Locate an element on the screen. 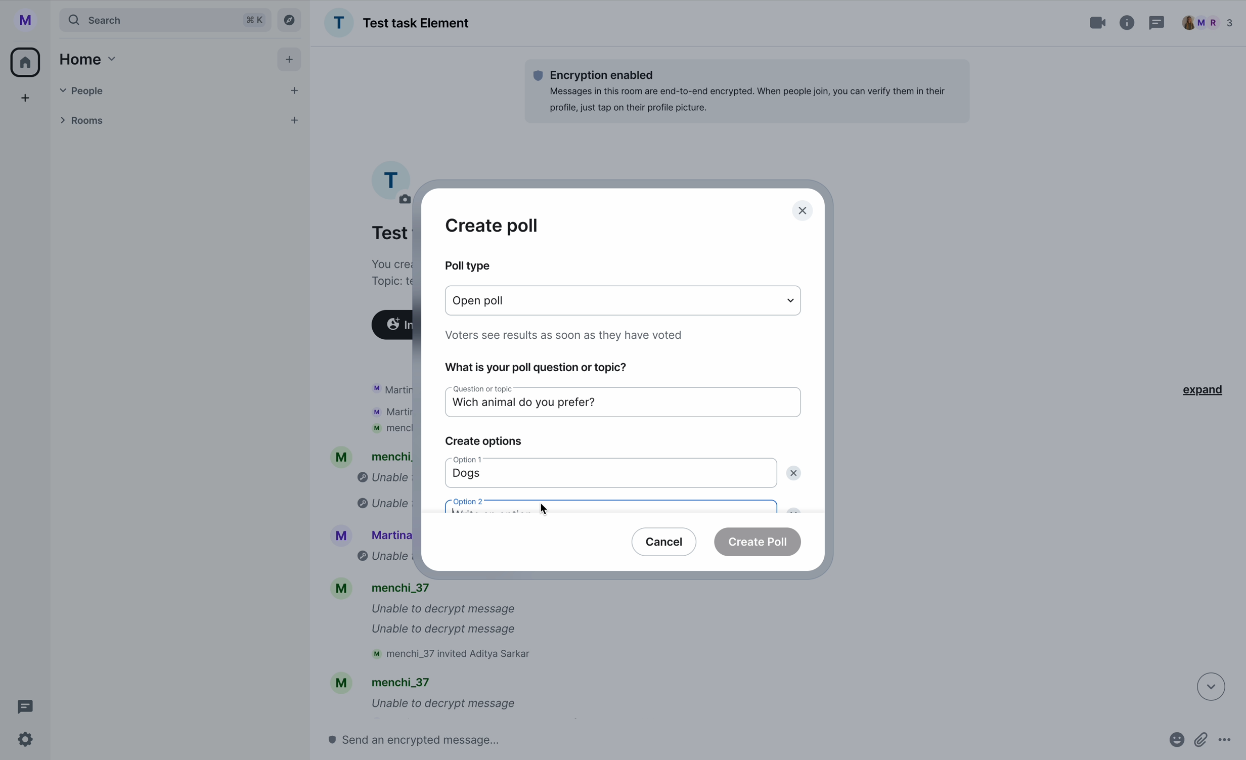 This screenshot has width=1246, height=760. profile picture is located at coordinates (391, 180).